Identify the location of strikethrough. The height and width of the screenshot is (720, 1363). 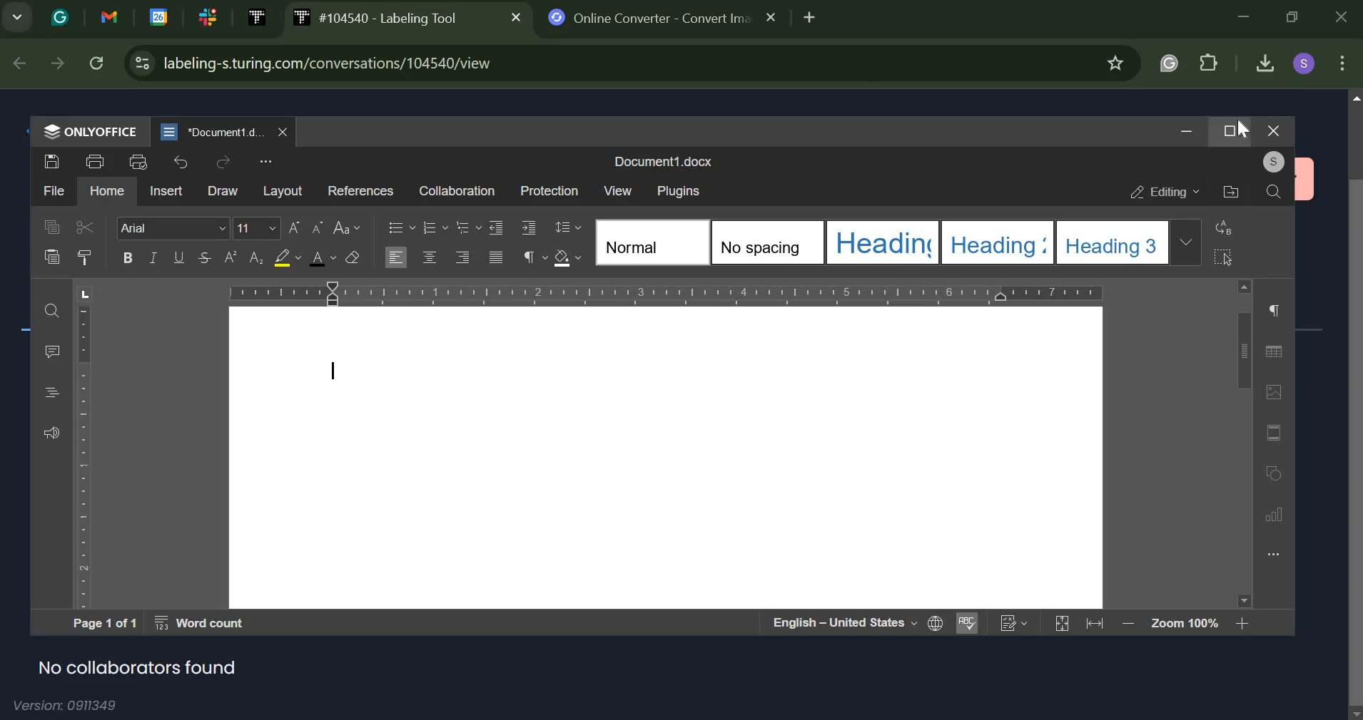
(203, 256).